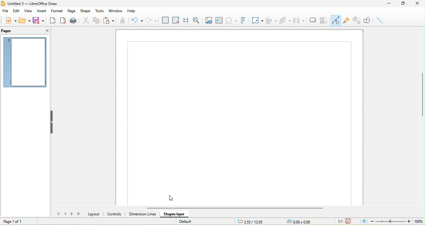 The height and width of the screenshot is (225, 425). I want to click on edit, so click(16, 12).